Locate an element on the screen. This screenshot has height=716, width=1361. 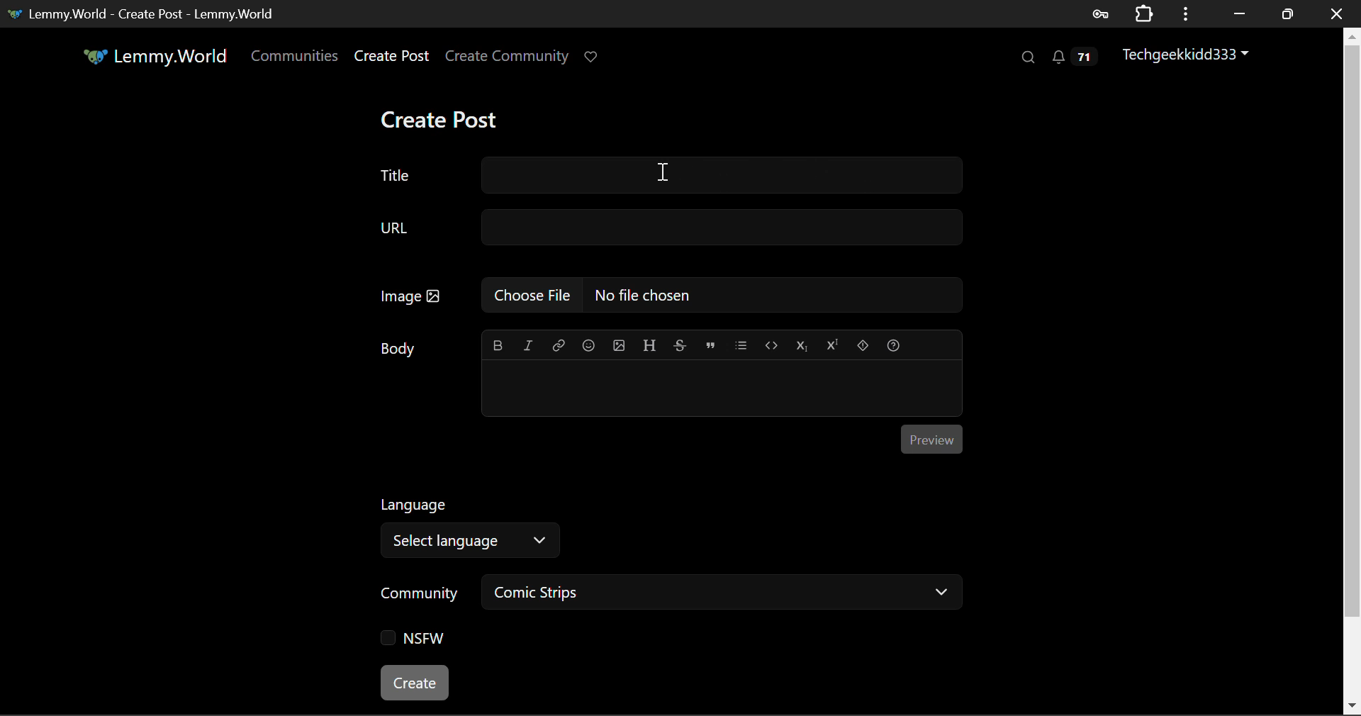
Search is located at coordinates (1028, 58).